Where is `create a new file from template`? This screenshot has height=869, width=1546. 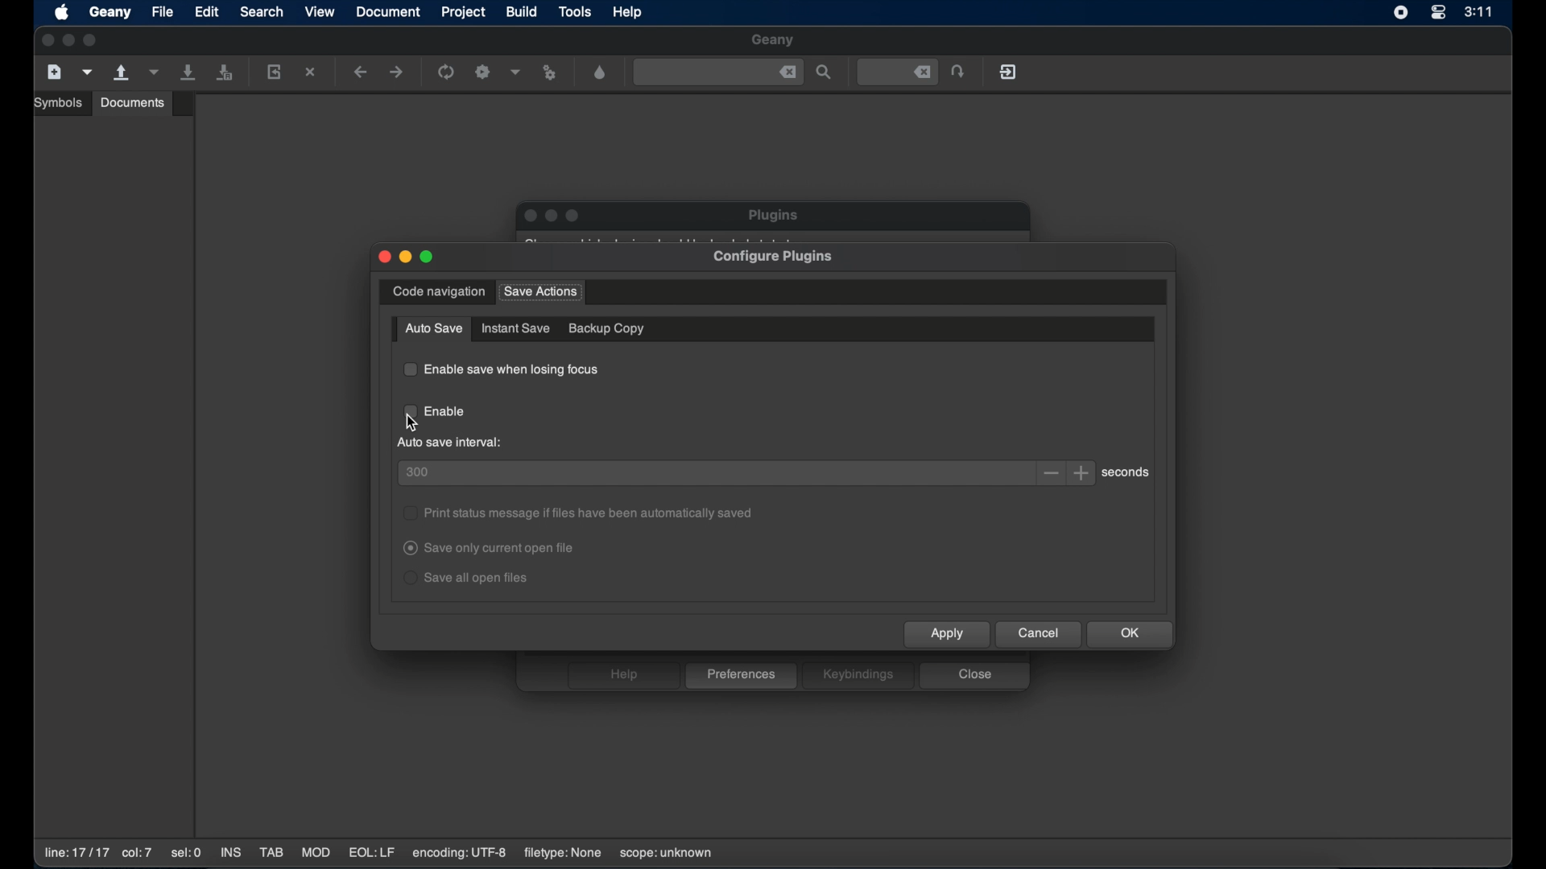 create a new file from template is located at coordinates (88, 72).